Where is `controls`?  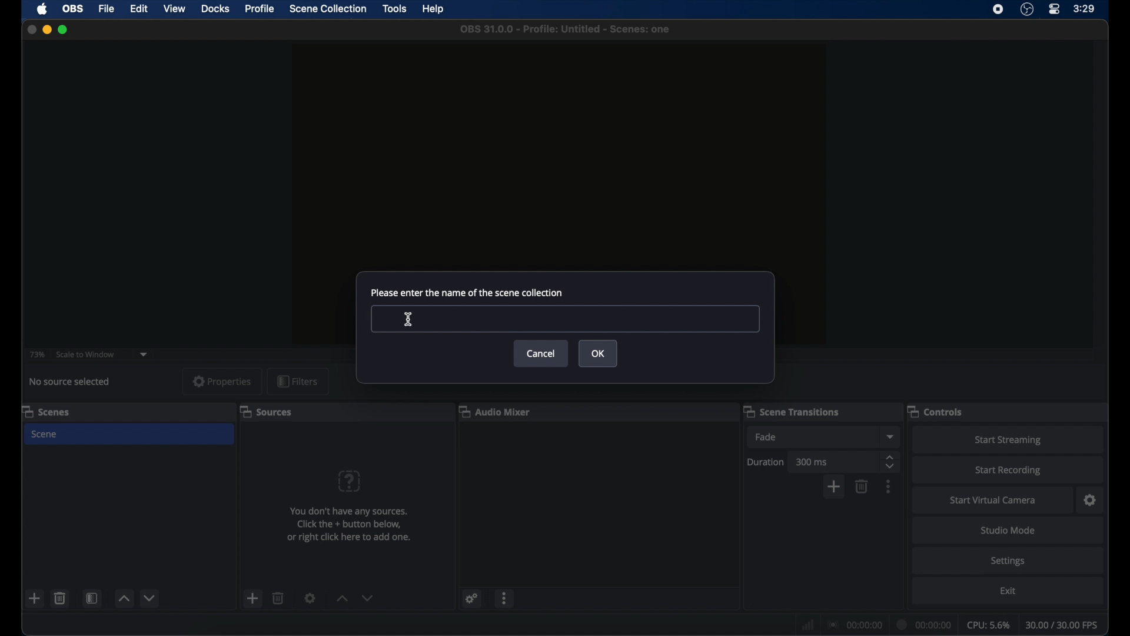 controls is located at coordinates (936, 410).